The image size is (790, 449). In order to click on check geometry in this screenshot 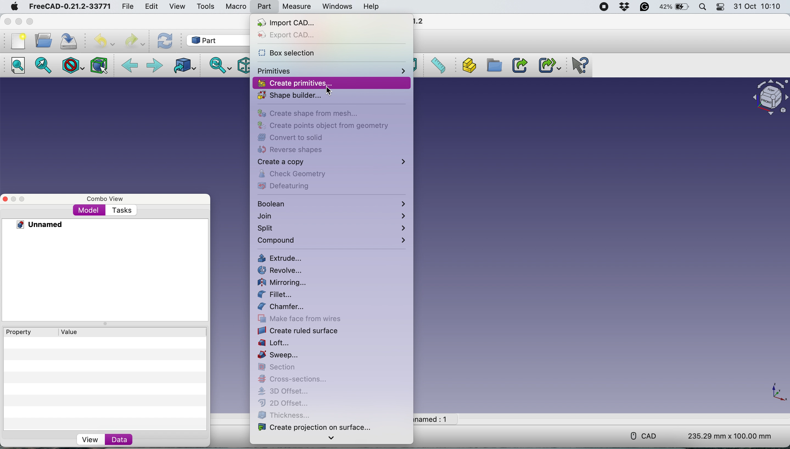, I will do `click(309, 174)`.